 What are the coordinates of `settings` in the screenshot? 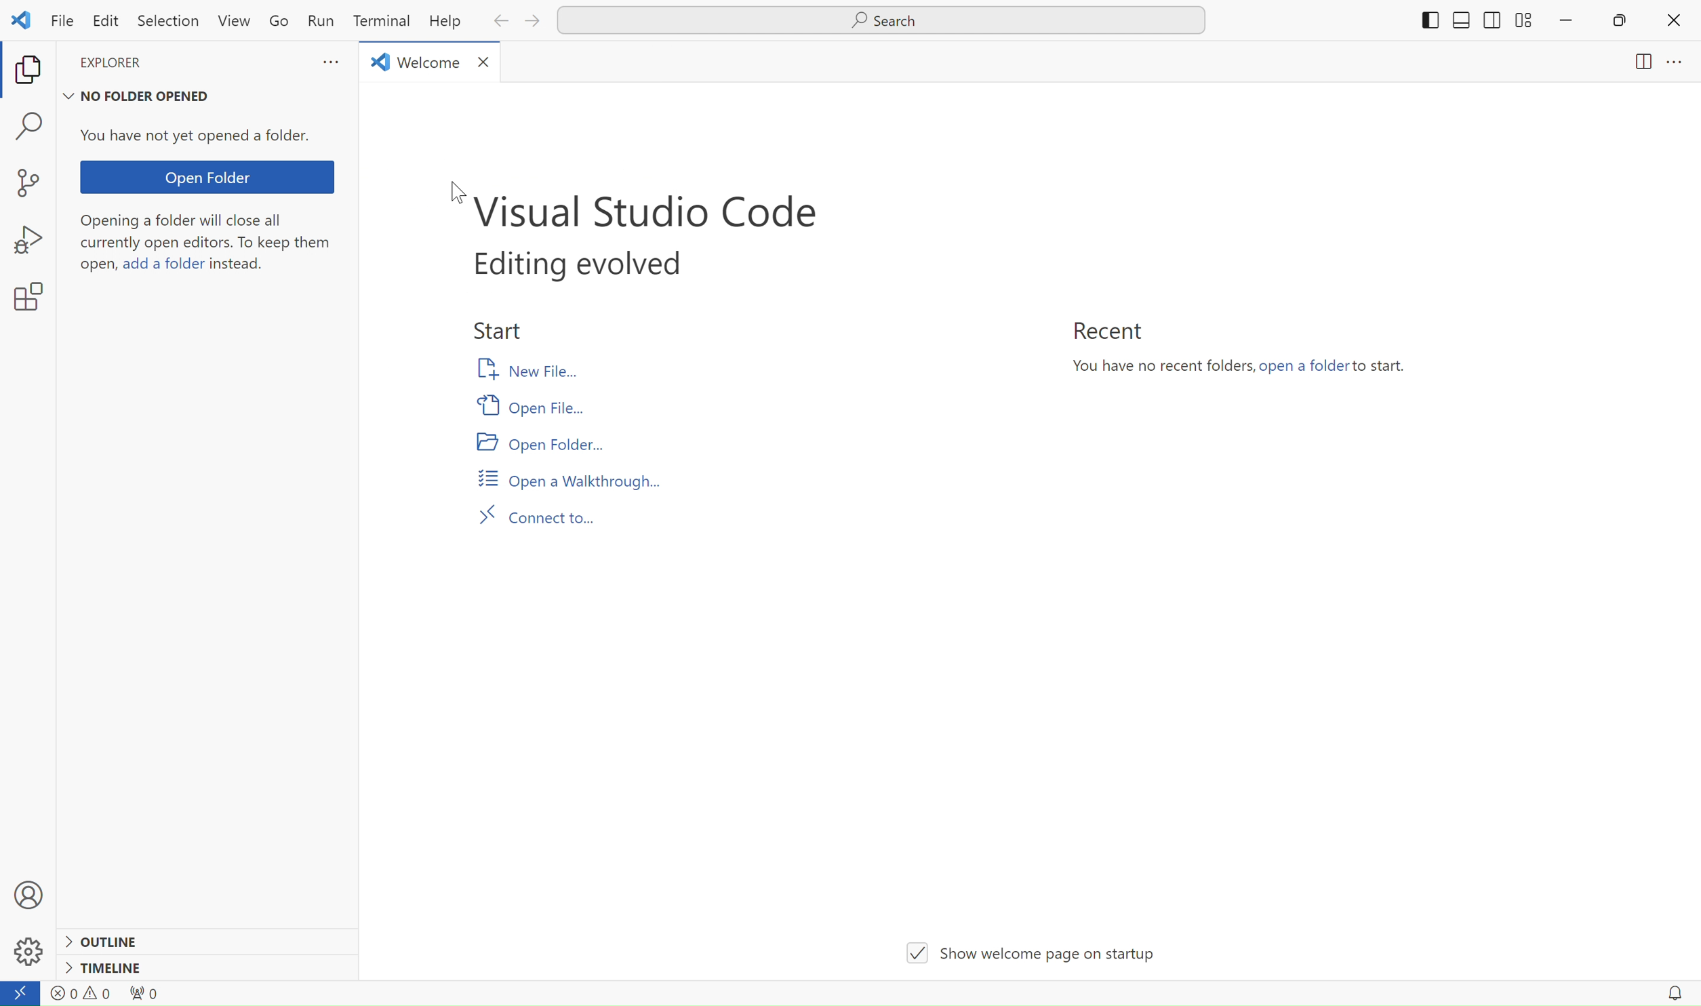 It's located at (39, 296).